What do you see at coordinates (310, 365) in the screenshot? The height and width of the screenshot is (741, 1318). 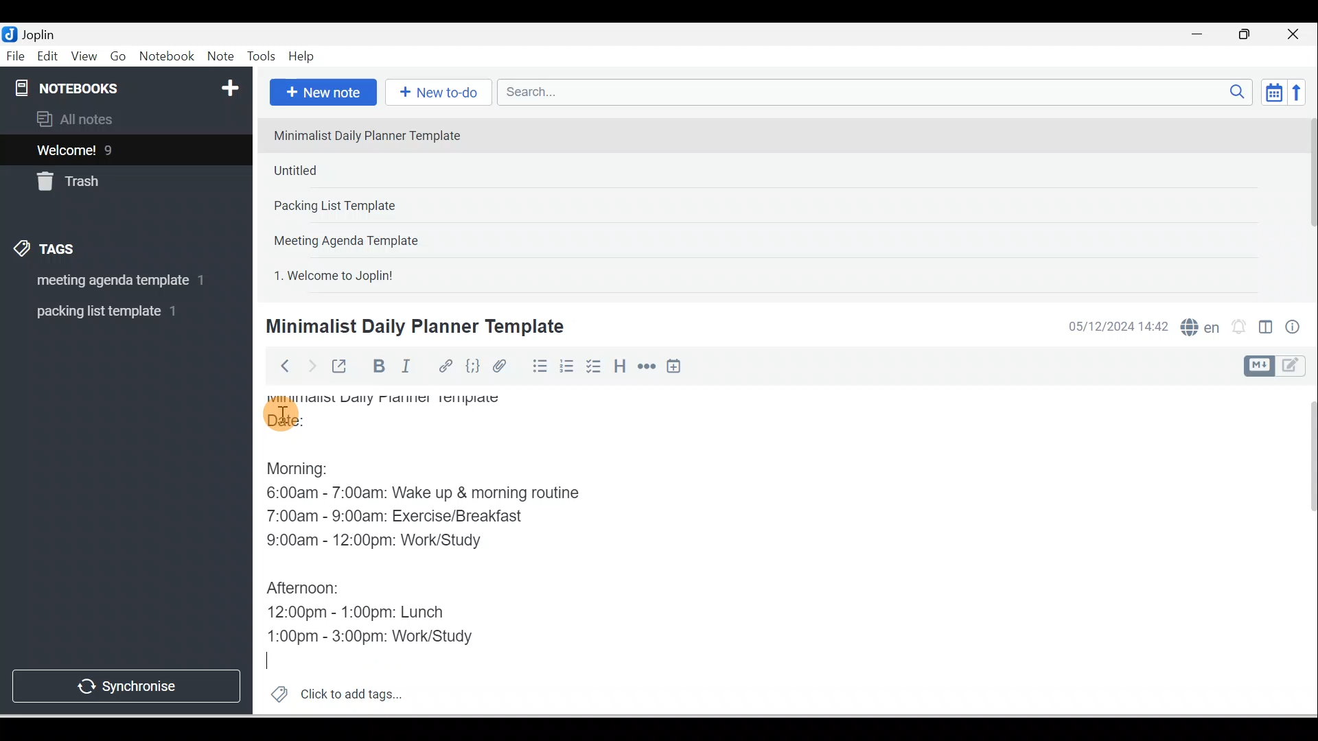 I see `Forward` at bounding box center [310, 365].